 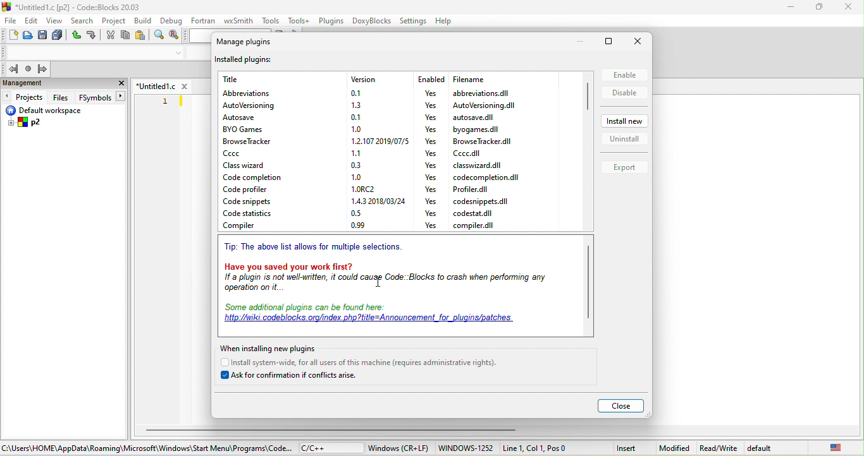 I want to click on line number, so click(x=165, y=100).